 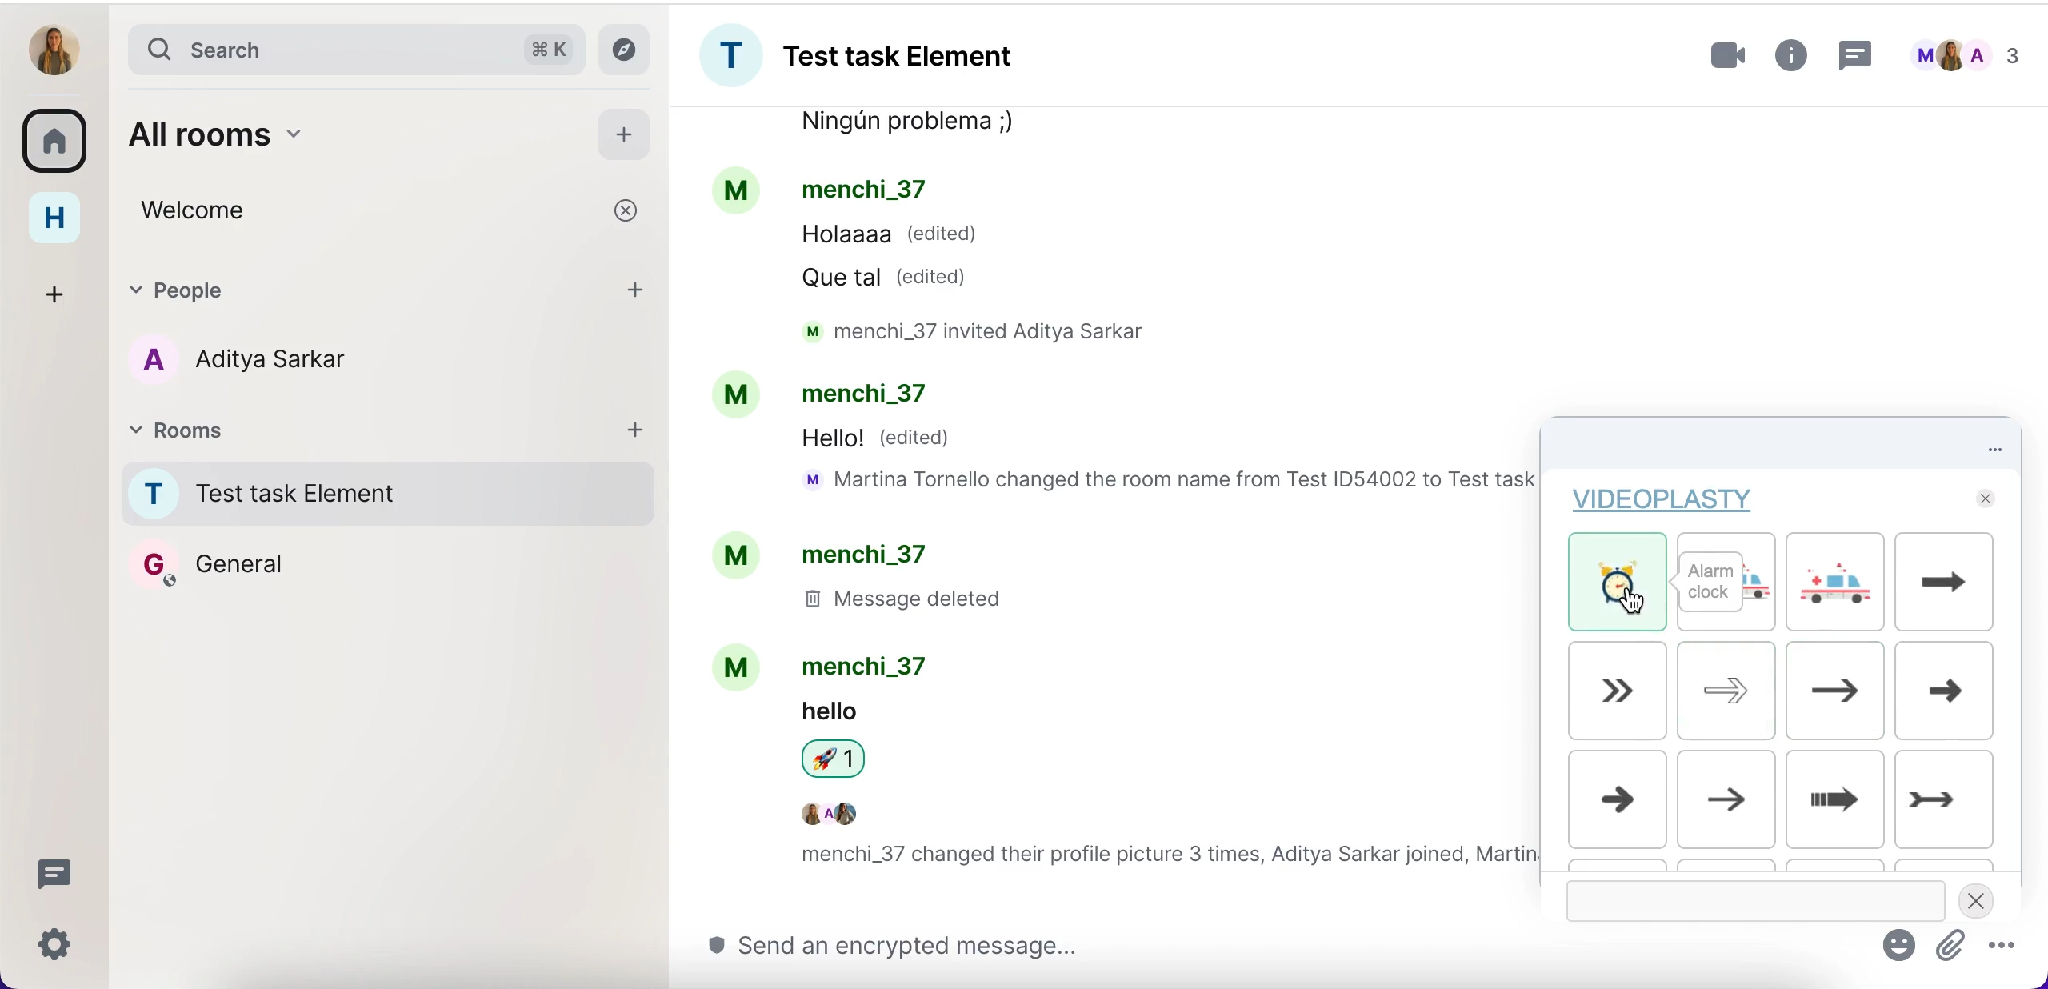 I want to click on close, so click(x=1986, y=499).